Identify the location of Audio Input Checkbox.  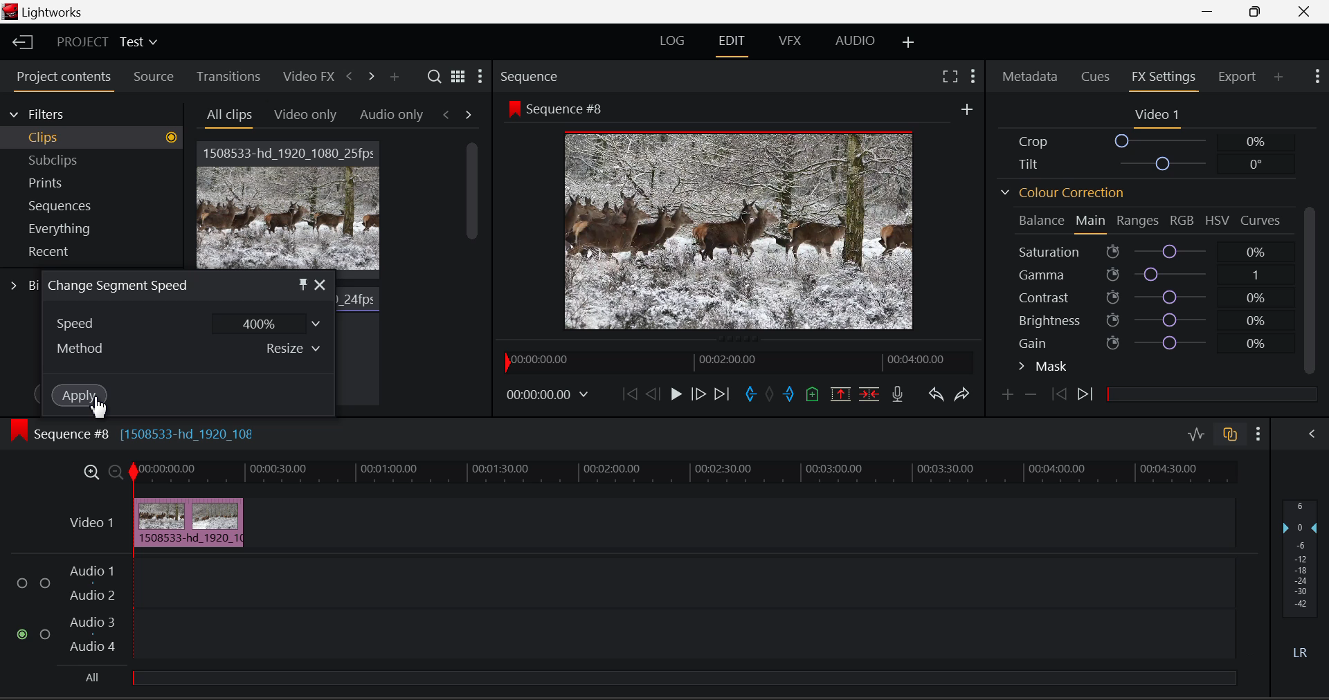
(21, 584).